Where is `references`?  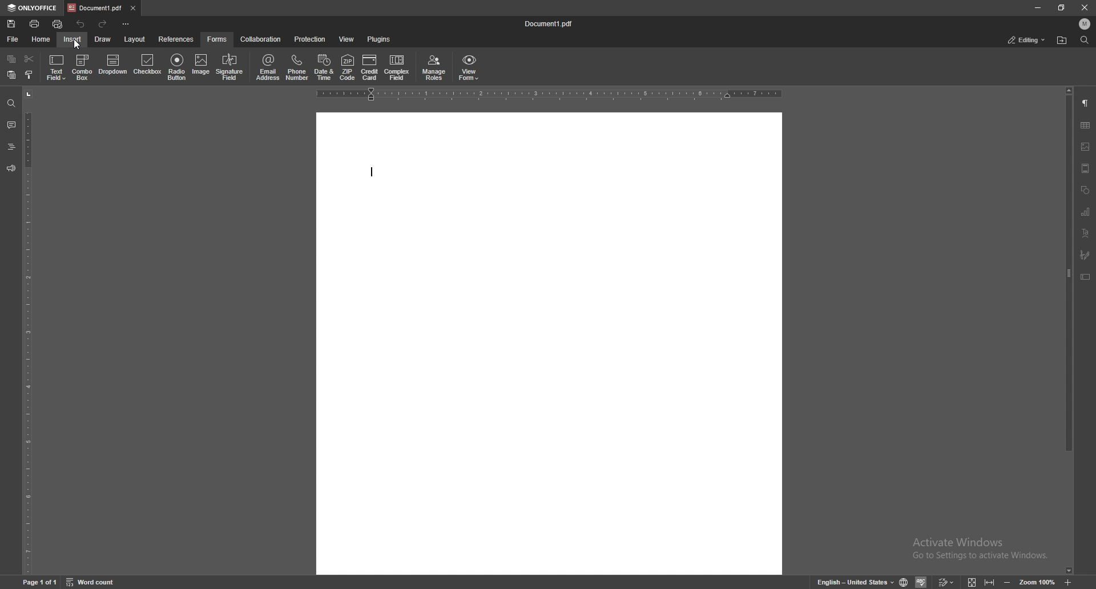 references is located at coordinates (177, 39).